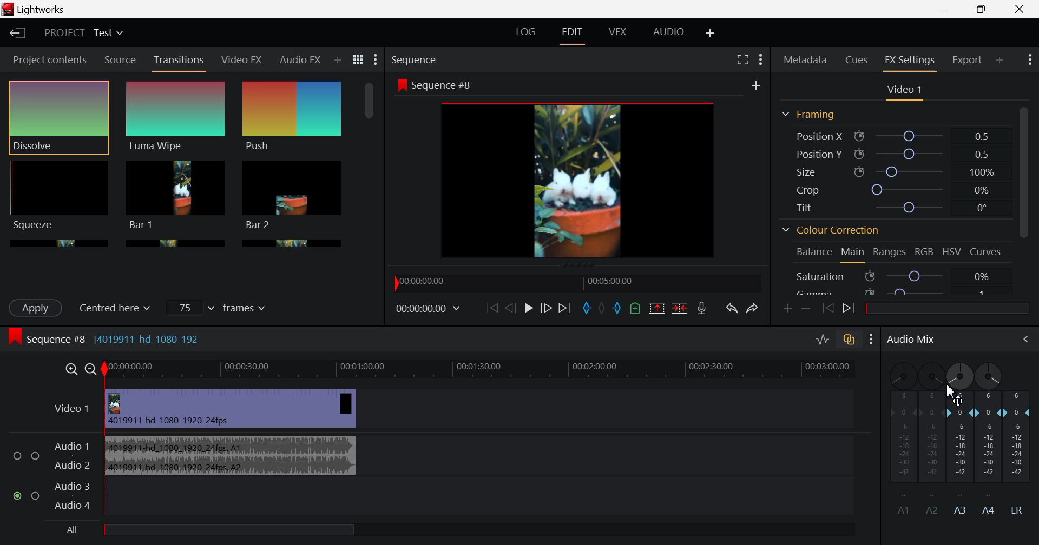 The width and height of the screenshot is (1039, 545). Describe the element at coordinates (490, 369) in the screenshot. I see `Timeline Track` at that location.